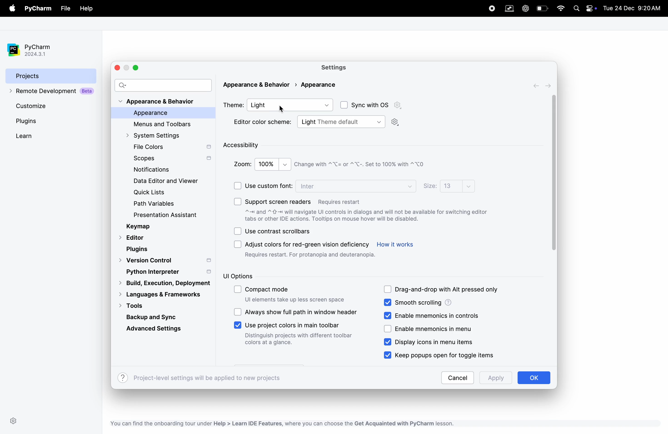  I want to click on projects, so click(51, 75).